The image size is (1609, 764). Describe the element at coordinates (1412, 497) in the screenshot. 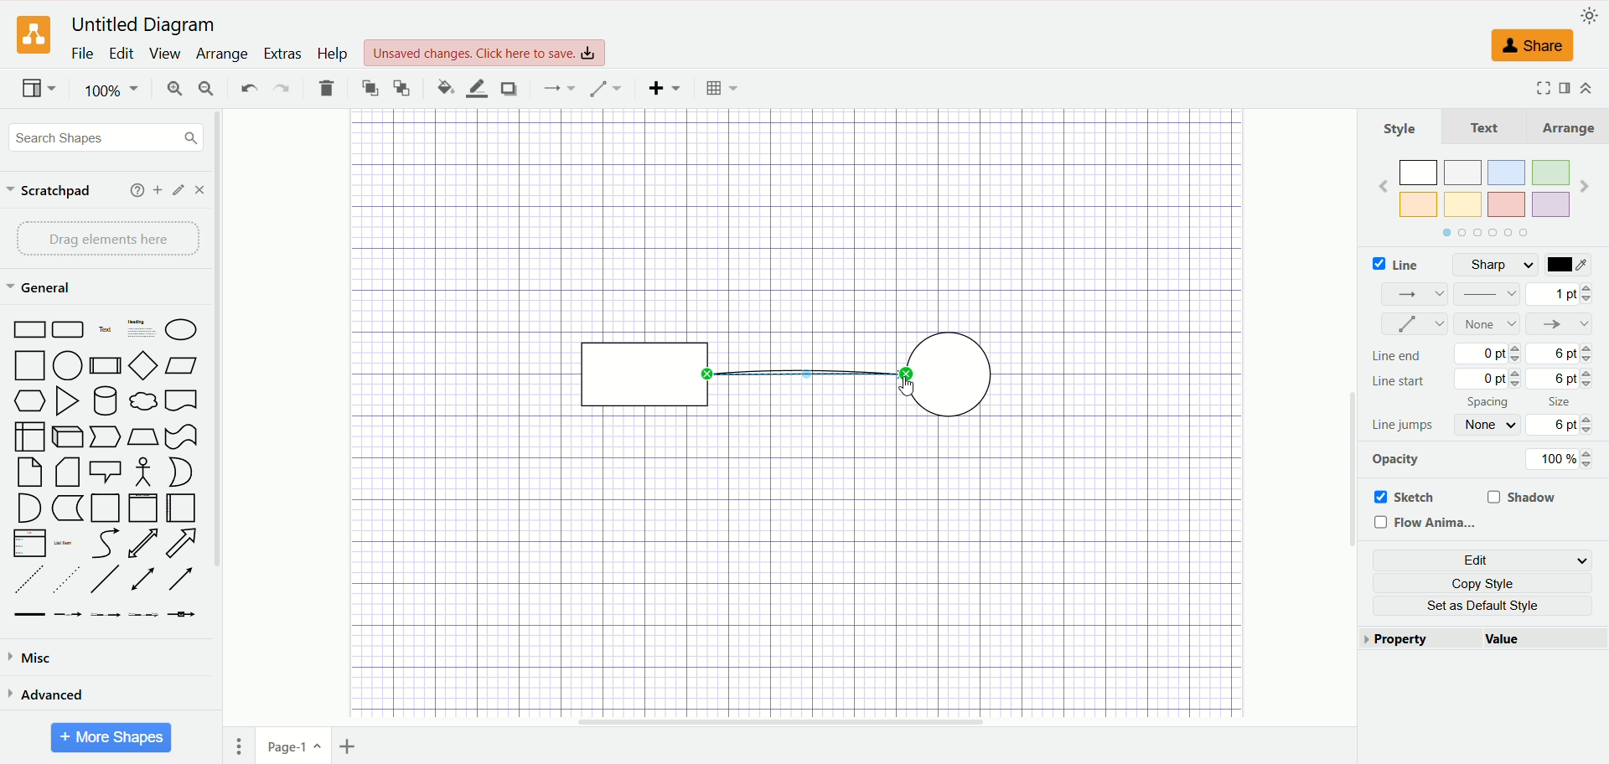

I see `sketch` at that location.